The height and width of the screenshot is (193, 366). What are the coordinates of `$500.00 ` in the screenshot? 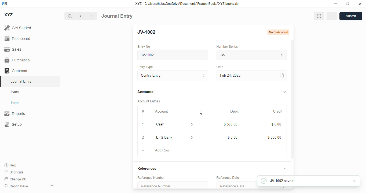 It's located at (231, 124).